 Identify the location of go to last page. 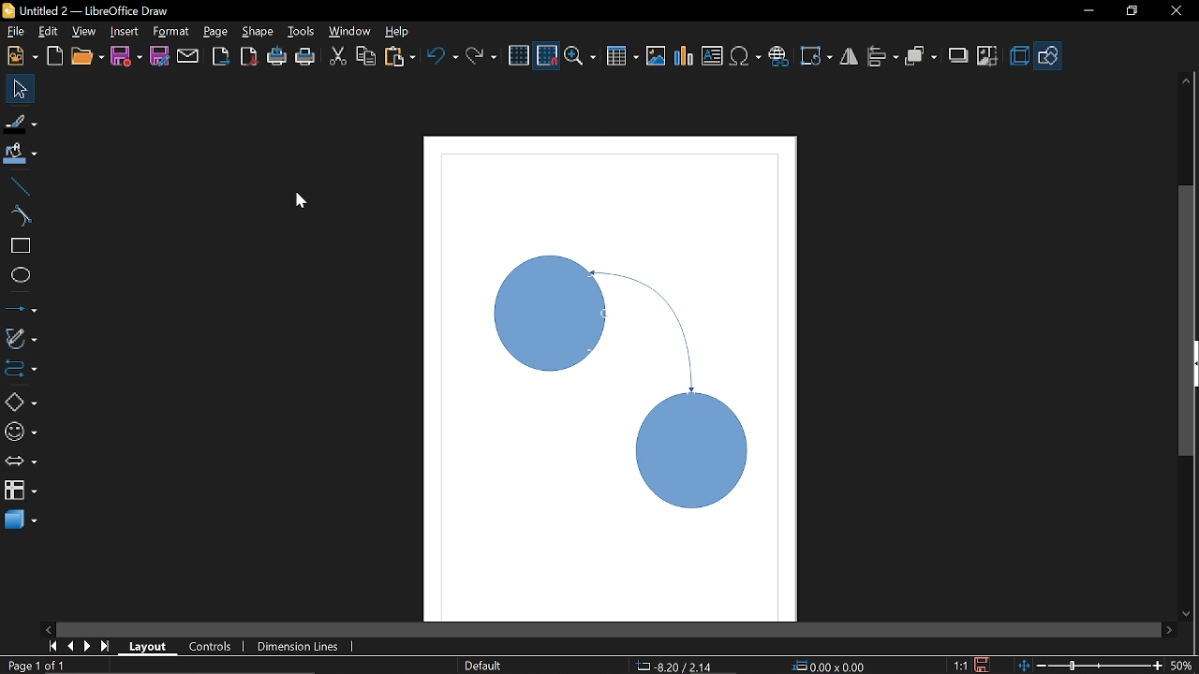
(108, 646).